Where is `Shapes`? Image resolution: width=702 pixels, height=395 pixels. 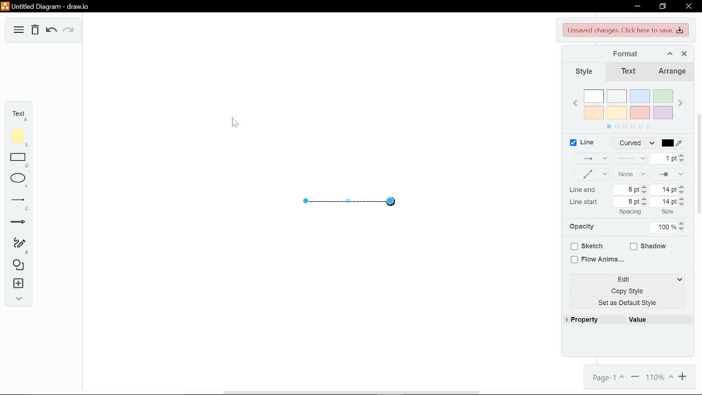
Shapes is located at coordinates (18, 266).